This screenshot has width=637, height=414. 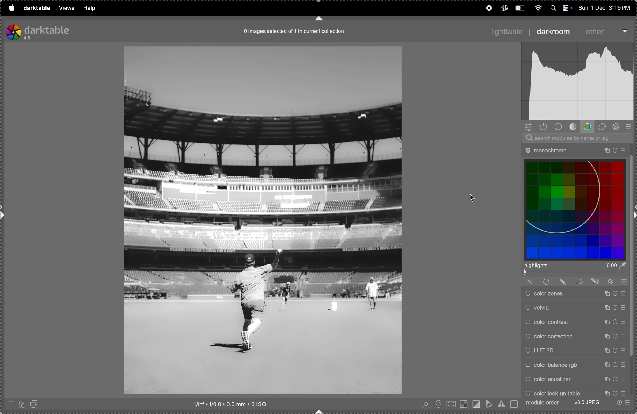 I want to click on color zones, so click(x=574, y=295).